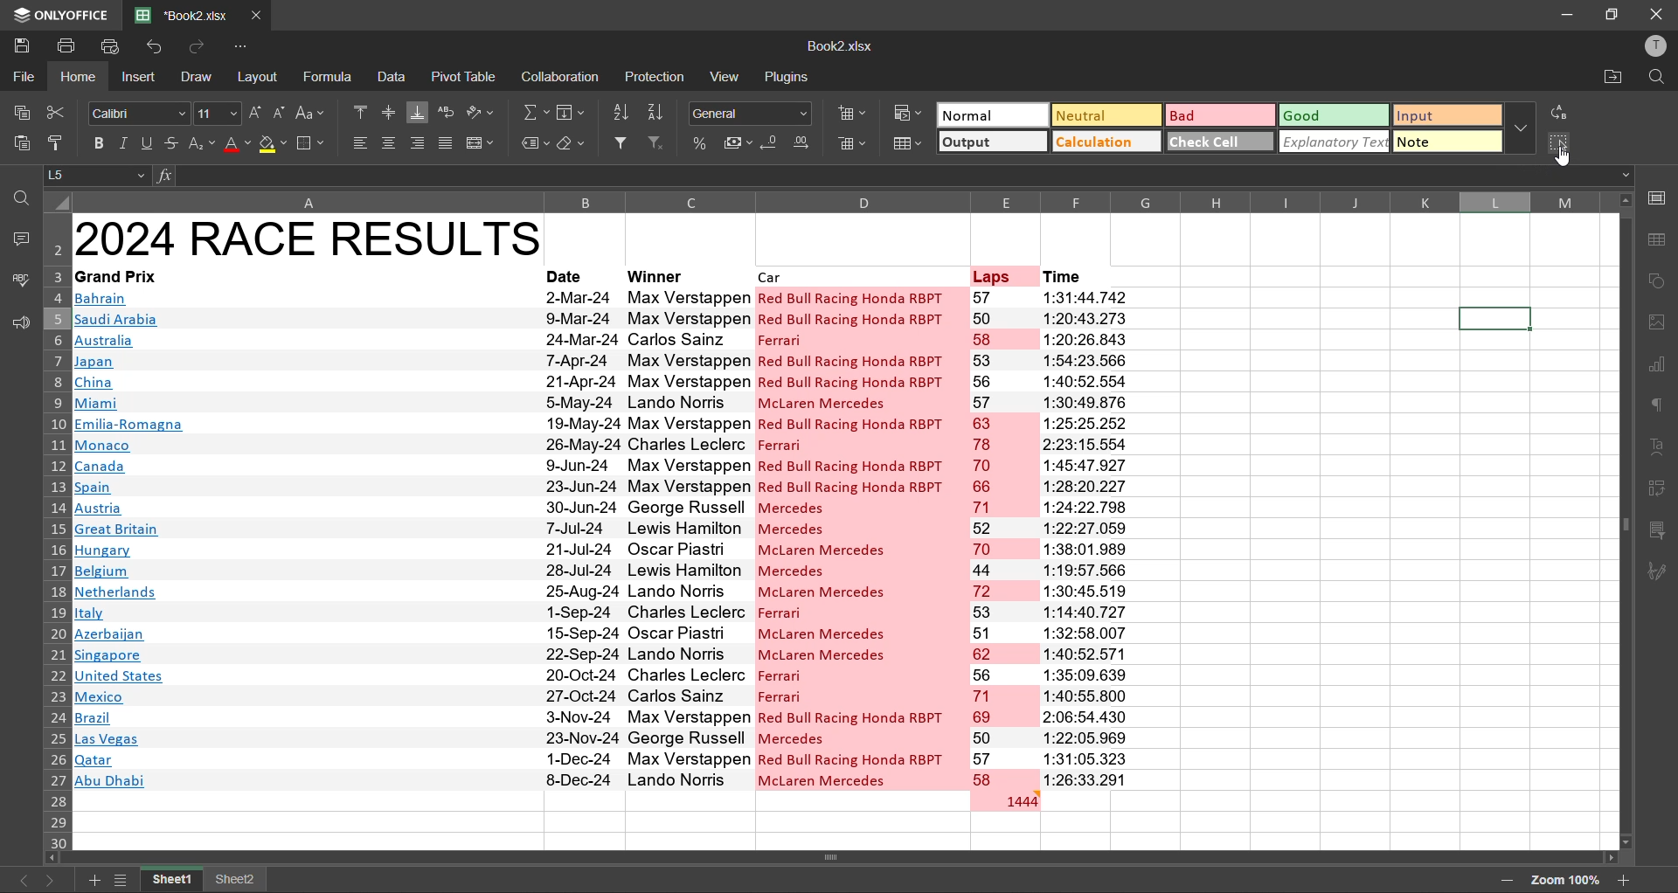 The height and width of the screenshot is (893, 1678). Describe the element at coordinates (1658, 446) in the screenshot. I see `text` at that location.